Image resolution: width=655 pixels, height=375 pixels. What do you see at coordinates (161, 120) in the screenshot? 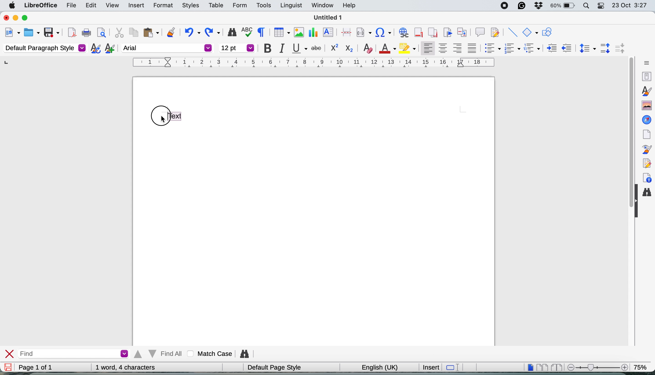
I see `cursor` at bounding box center [161, 120].